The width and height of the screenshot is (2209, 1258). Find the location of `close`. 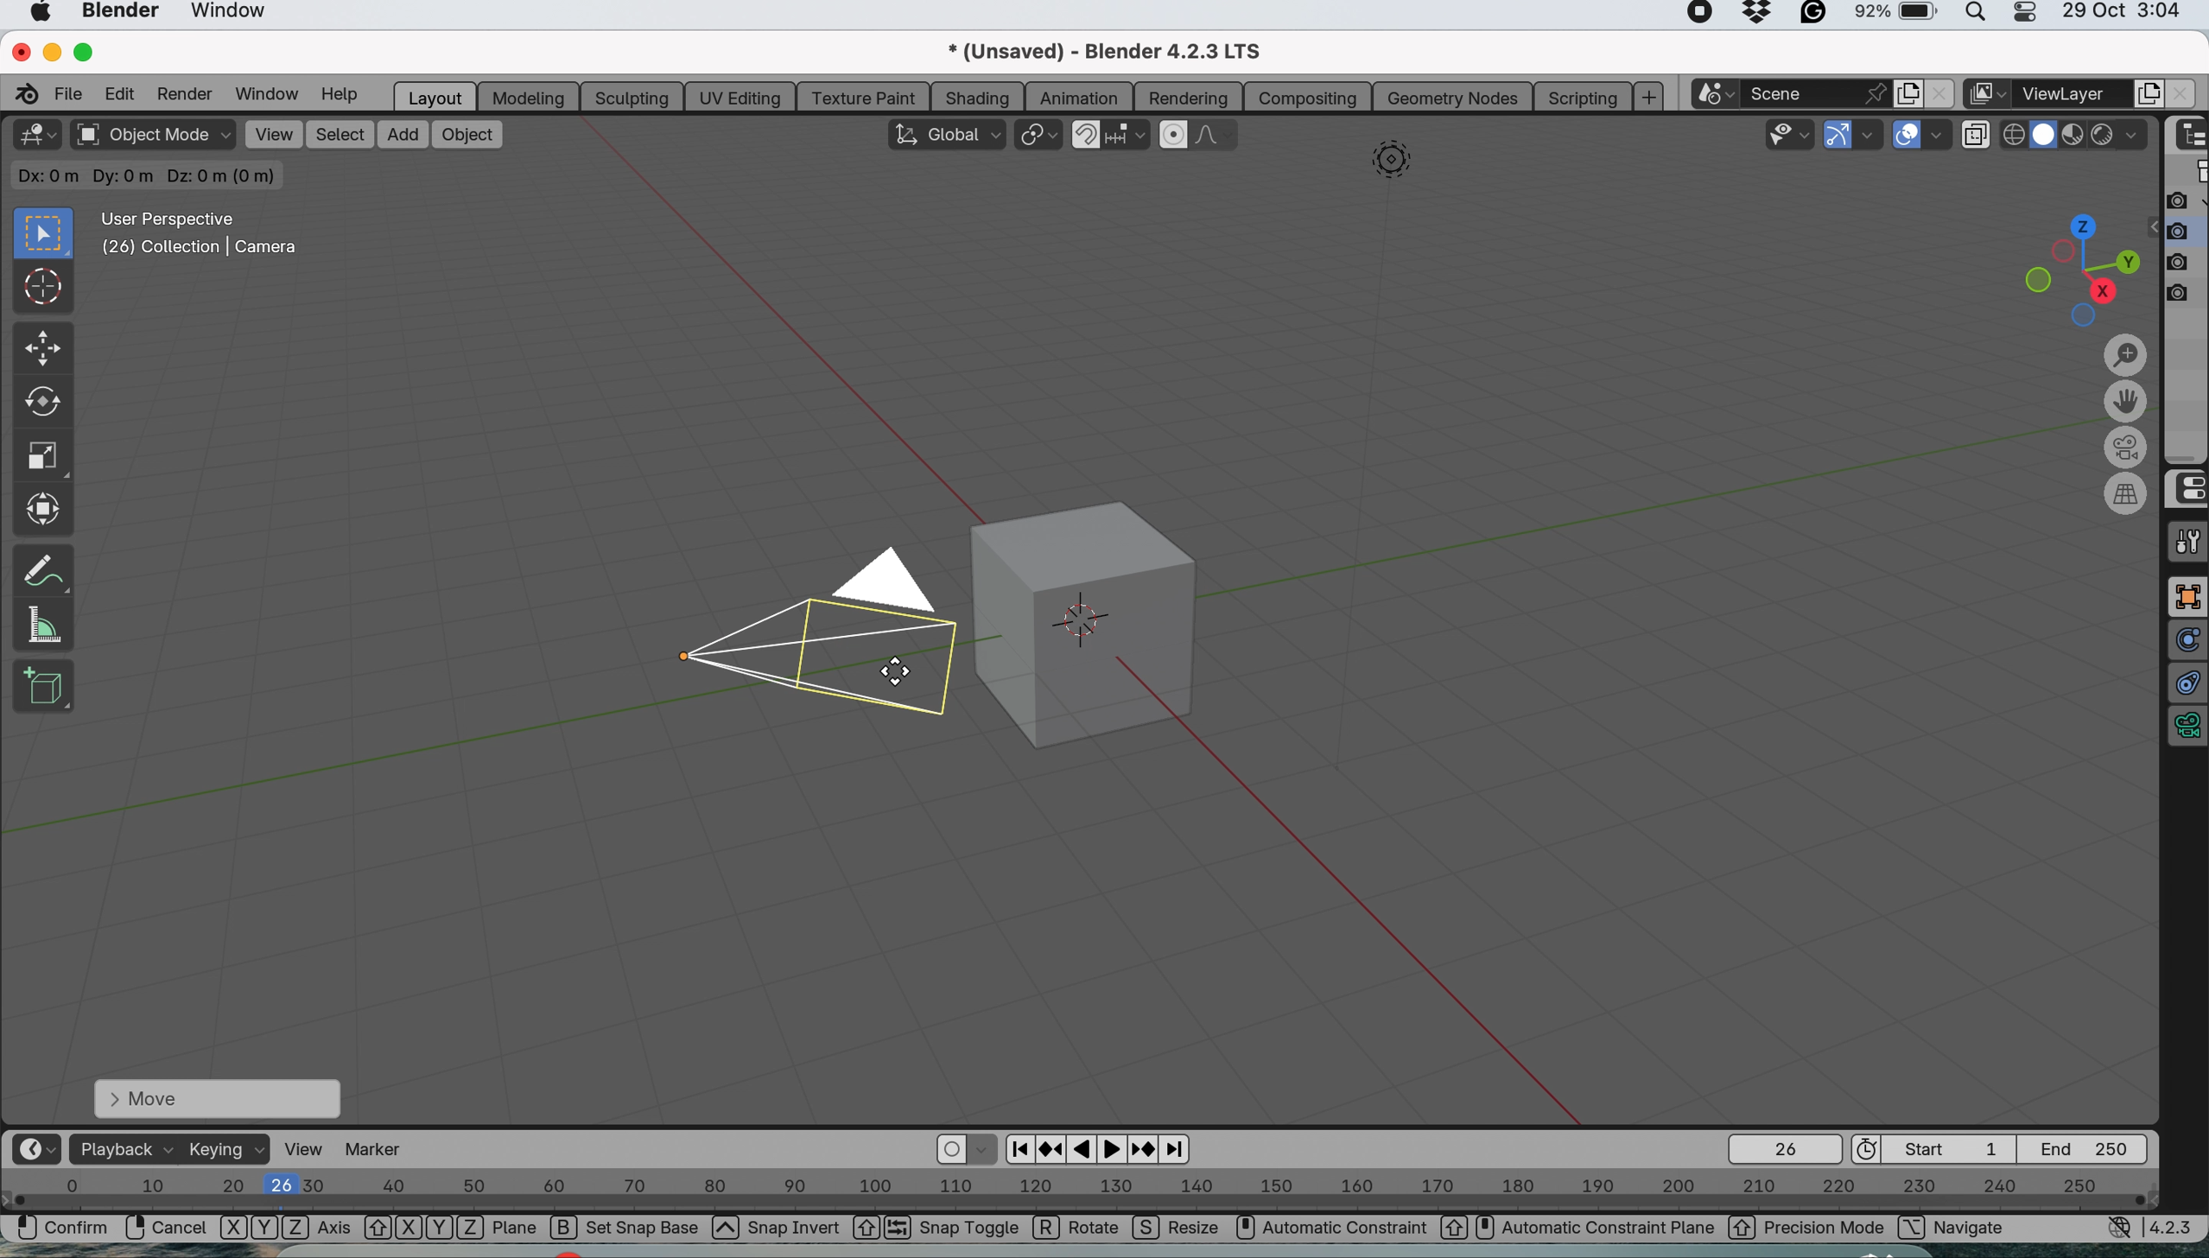

close is located at coordinates (18, 49).